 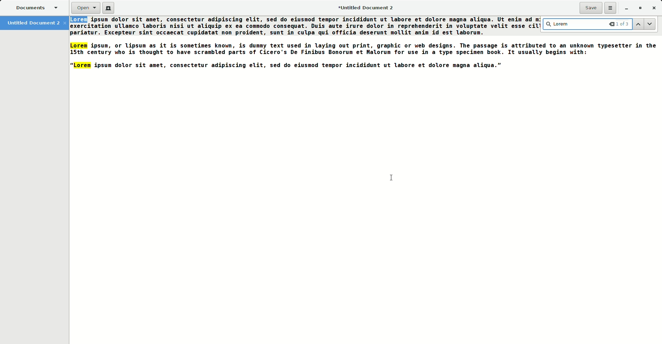 I want to click on Paragraphs, so click(x=601, y=53).